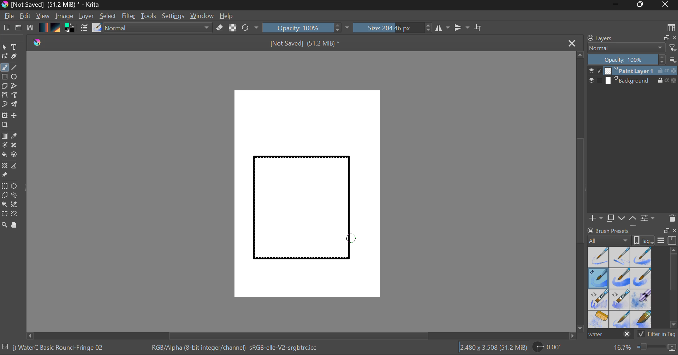  Describe the element at coordinates (641, 300) in the screenshot. I see `Water C - Special Blobs` at that location.